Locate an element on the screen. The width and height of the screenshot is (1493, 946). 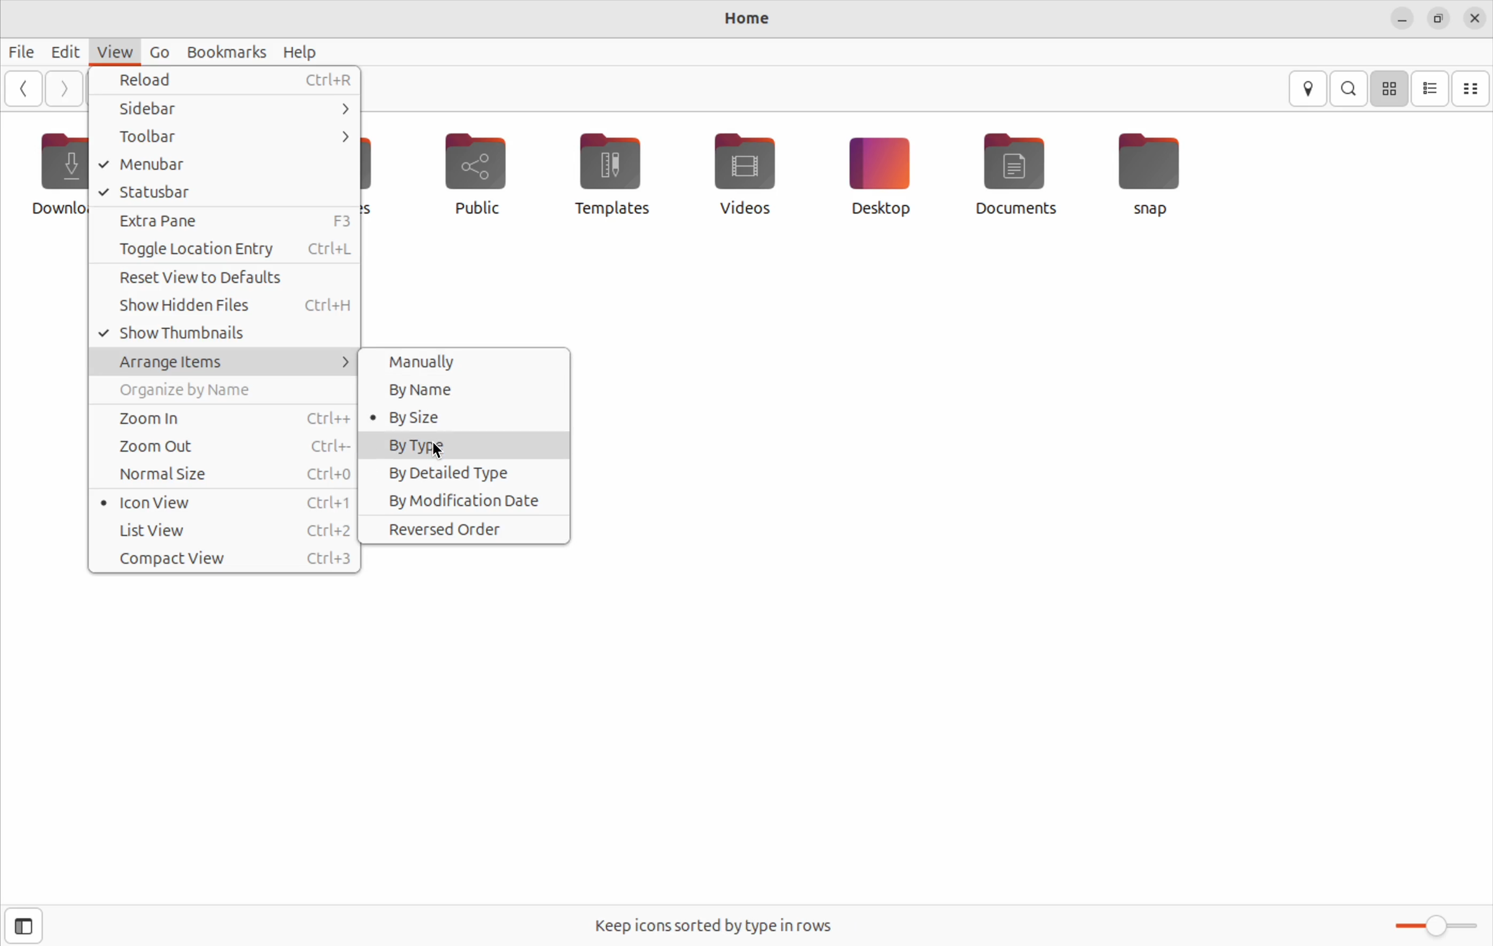
toolbar is located at coordinates (221, 138).